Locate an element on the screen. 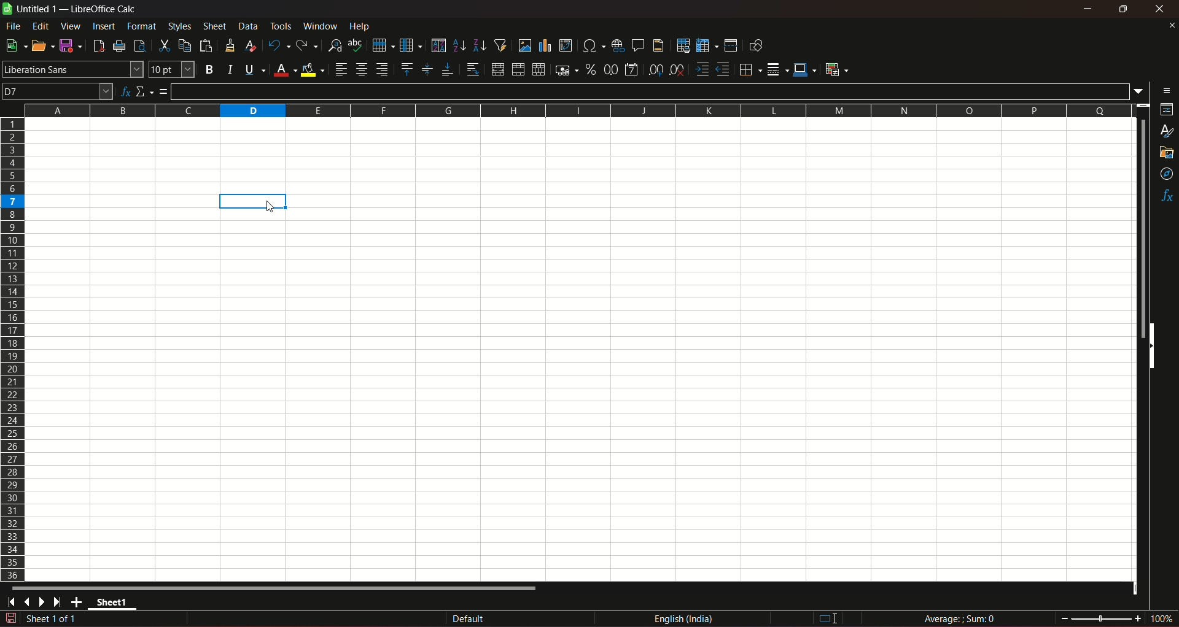  document modified is located at coordinates (10, 618).